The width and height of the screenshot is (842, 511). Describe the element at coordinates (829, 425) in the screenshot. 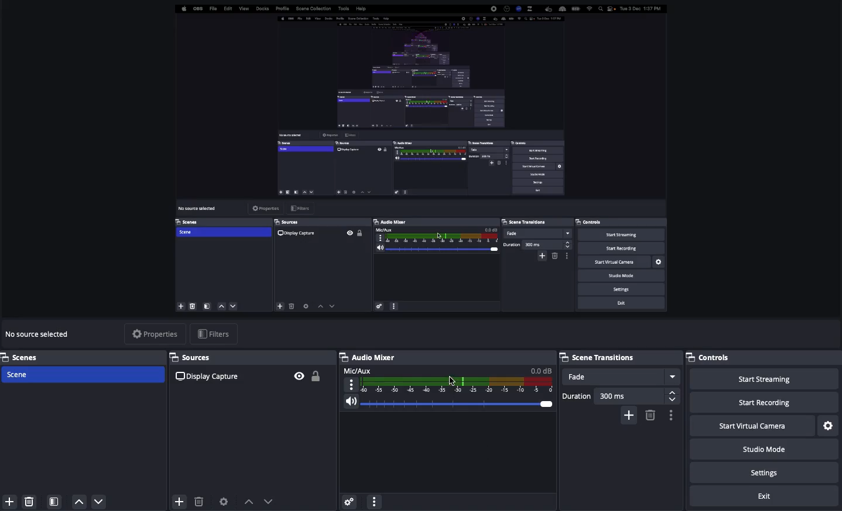

I see `Settings` at that location.